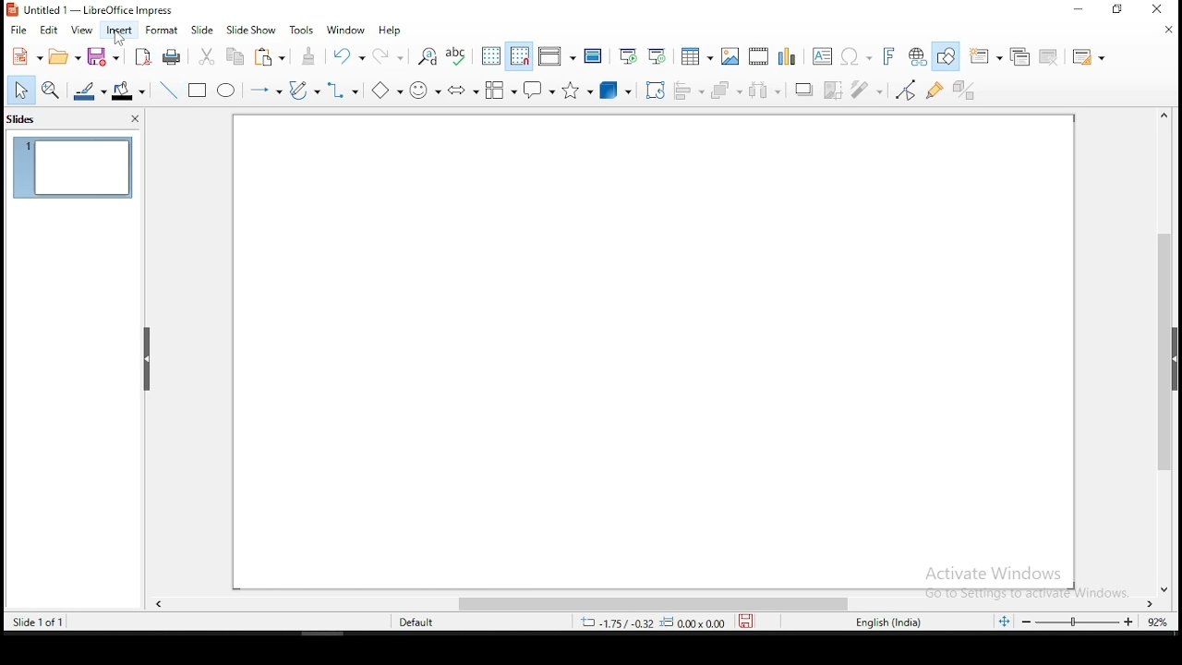 The image size is (1182, 665). I want to click on display views, so click(558, 54).